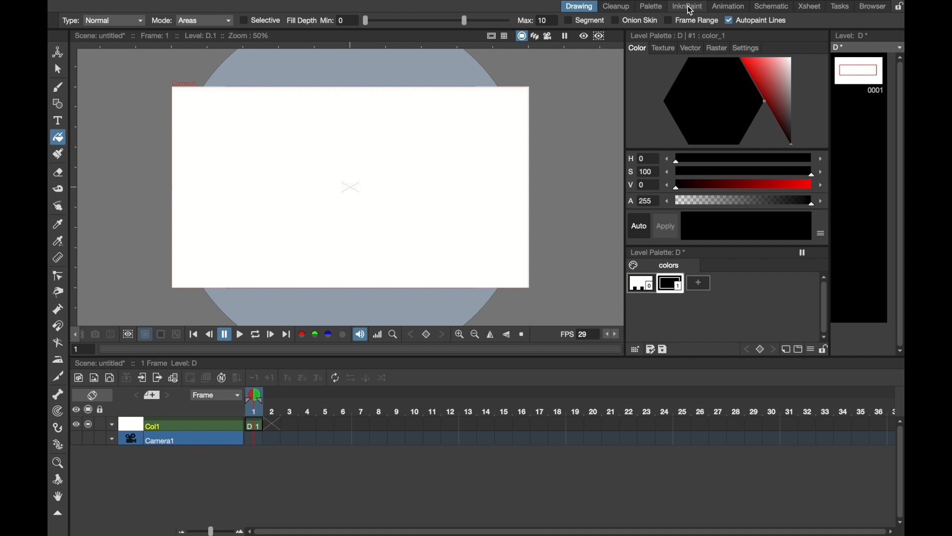 The width and height of the screenshot is (952, 536). I want to click on Scene: untitled* :: Frame: 1 : Level: D.1 :: Zoom: 50%, so click(172, 35).